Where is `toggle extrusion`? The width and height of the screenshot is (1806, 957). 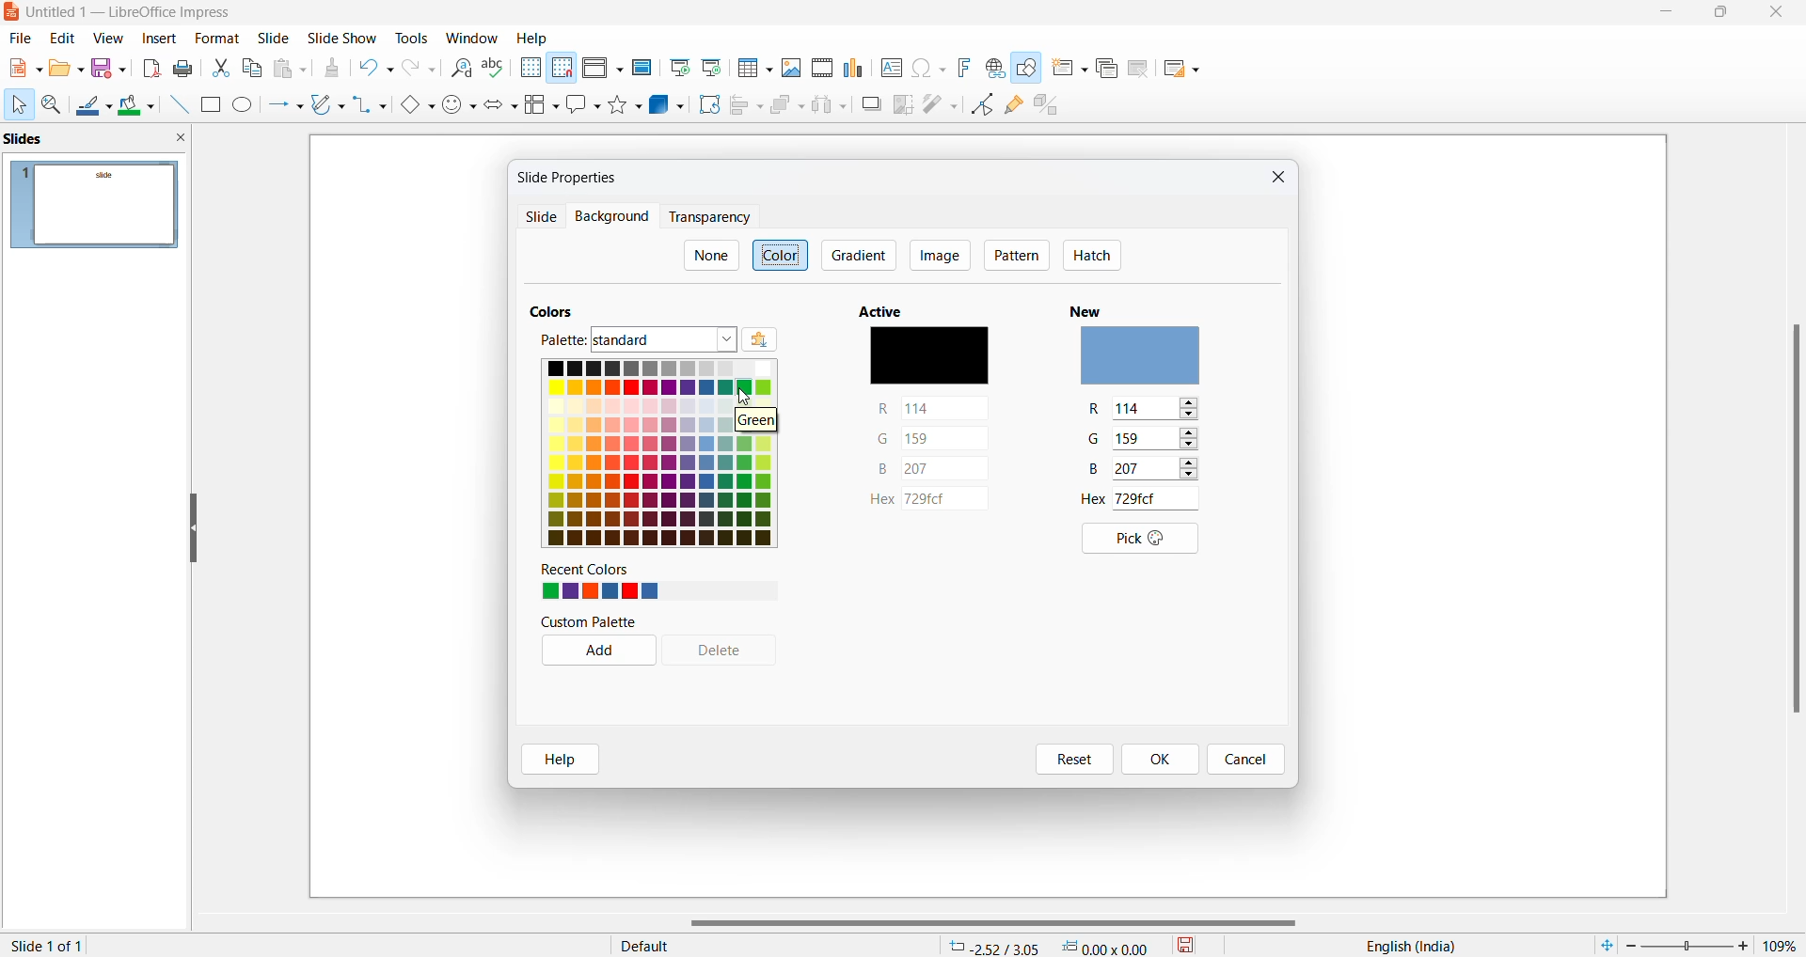
toggle extrusion is located at coordinates (1053, 108).